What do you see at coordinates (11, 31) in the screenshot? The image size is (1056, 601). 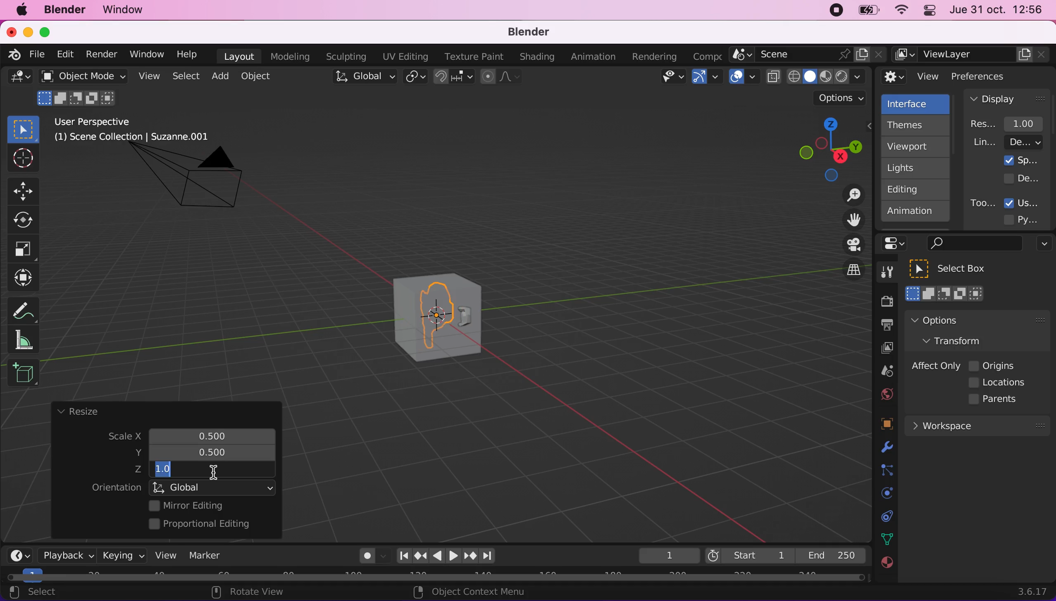 I see `close` at bounding box center [11, 31].